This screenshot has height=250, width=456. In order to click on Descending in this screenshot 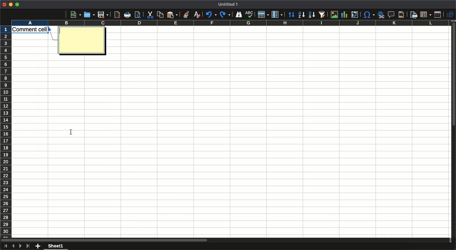, I will do `click(311, 14)`.